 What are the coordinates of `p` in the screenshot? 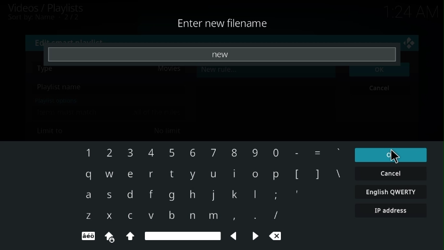 It's located at (275, 175).